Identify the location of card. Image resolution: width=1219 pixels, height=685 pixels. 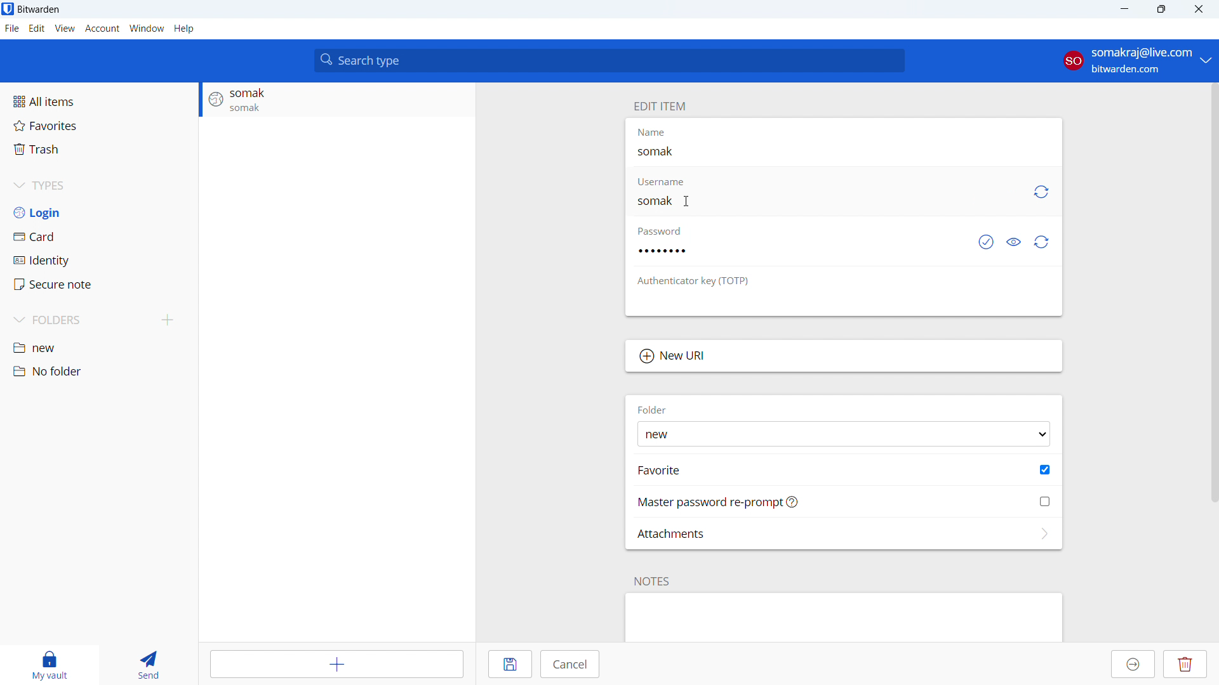
(99, 236).